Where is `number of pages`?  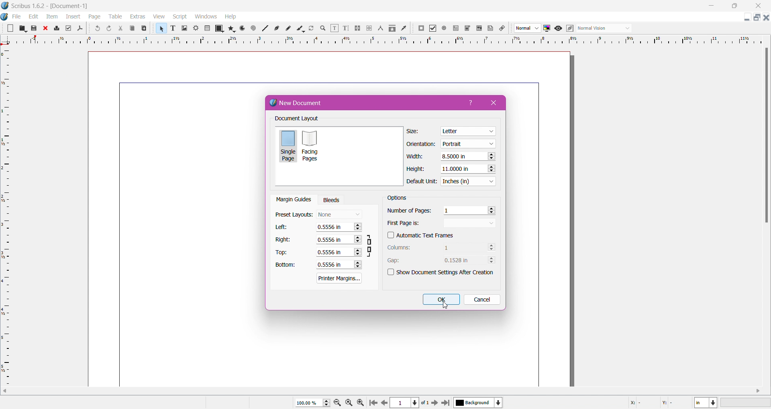 number of pages is located at coordinates (408, 210).